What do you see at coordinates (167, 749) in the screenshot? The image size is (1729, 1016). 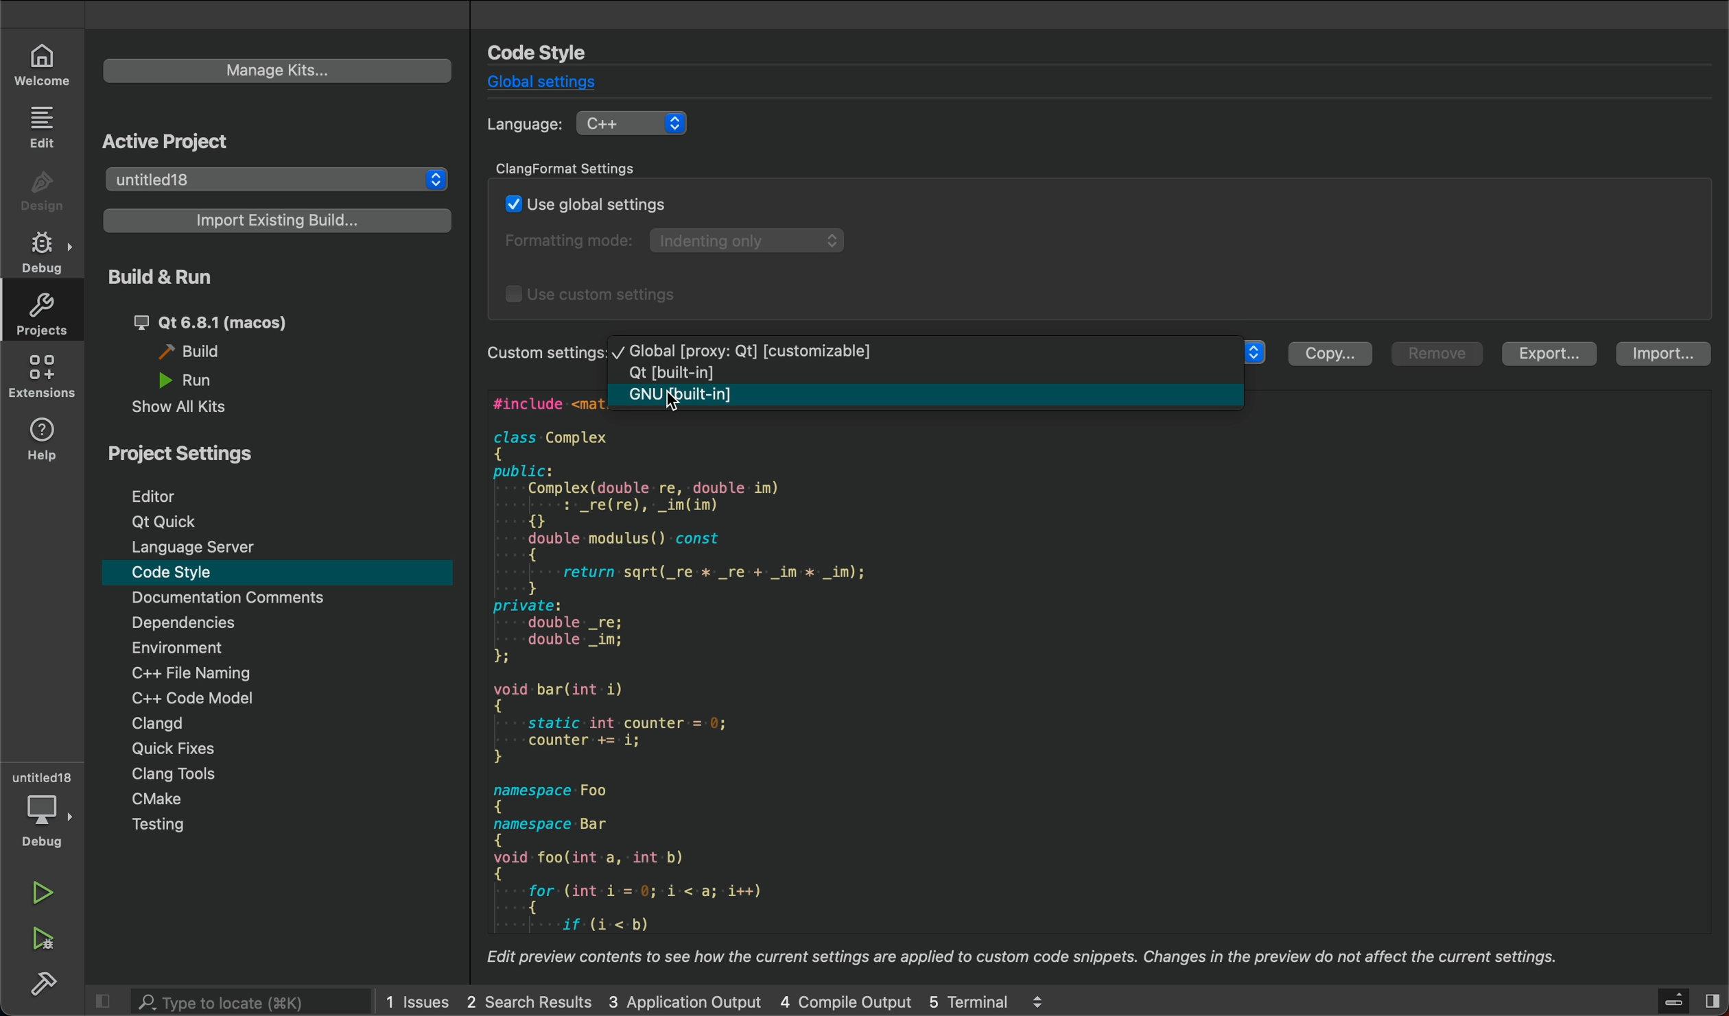 I see `quick fixes` at bounding box center [167, 749].